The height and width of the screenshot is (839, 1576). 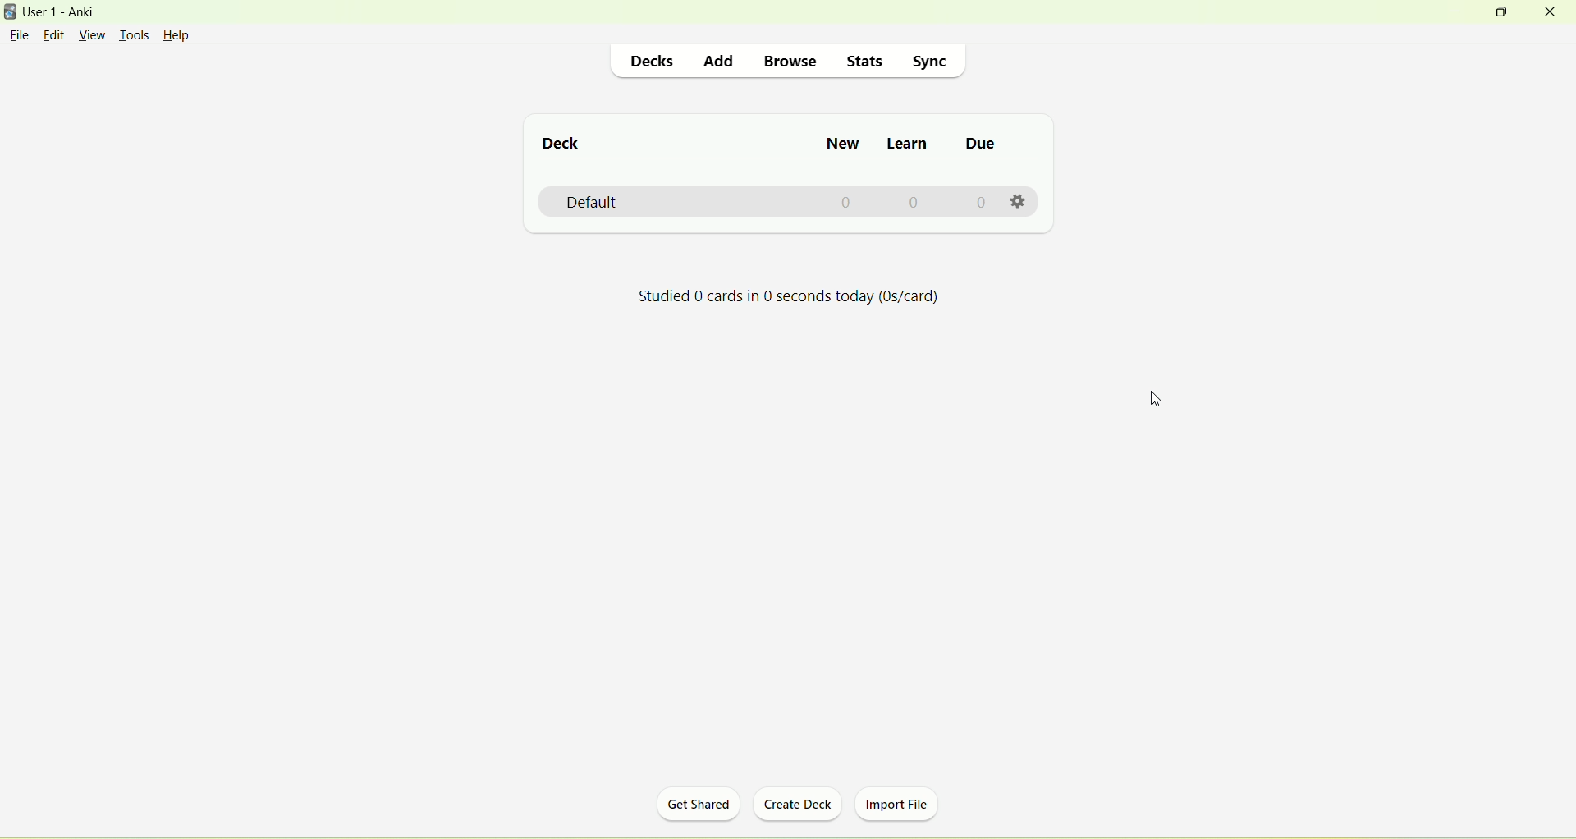 What do you see at coordinates (718, 63) in the screenshot?
I see `add` at bounding box center [718, 63].